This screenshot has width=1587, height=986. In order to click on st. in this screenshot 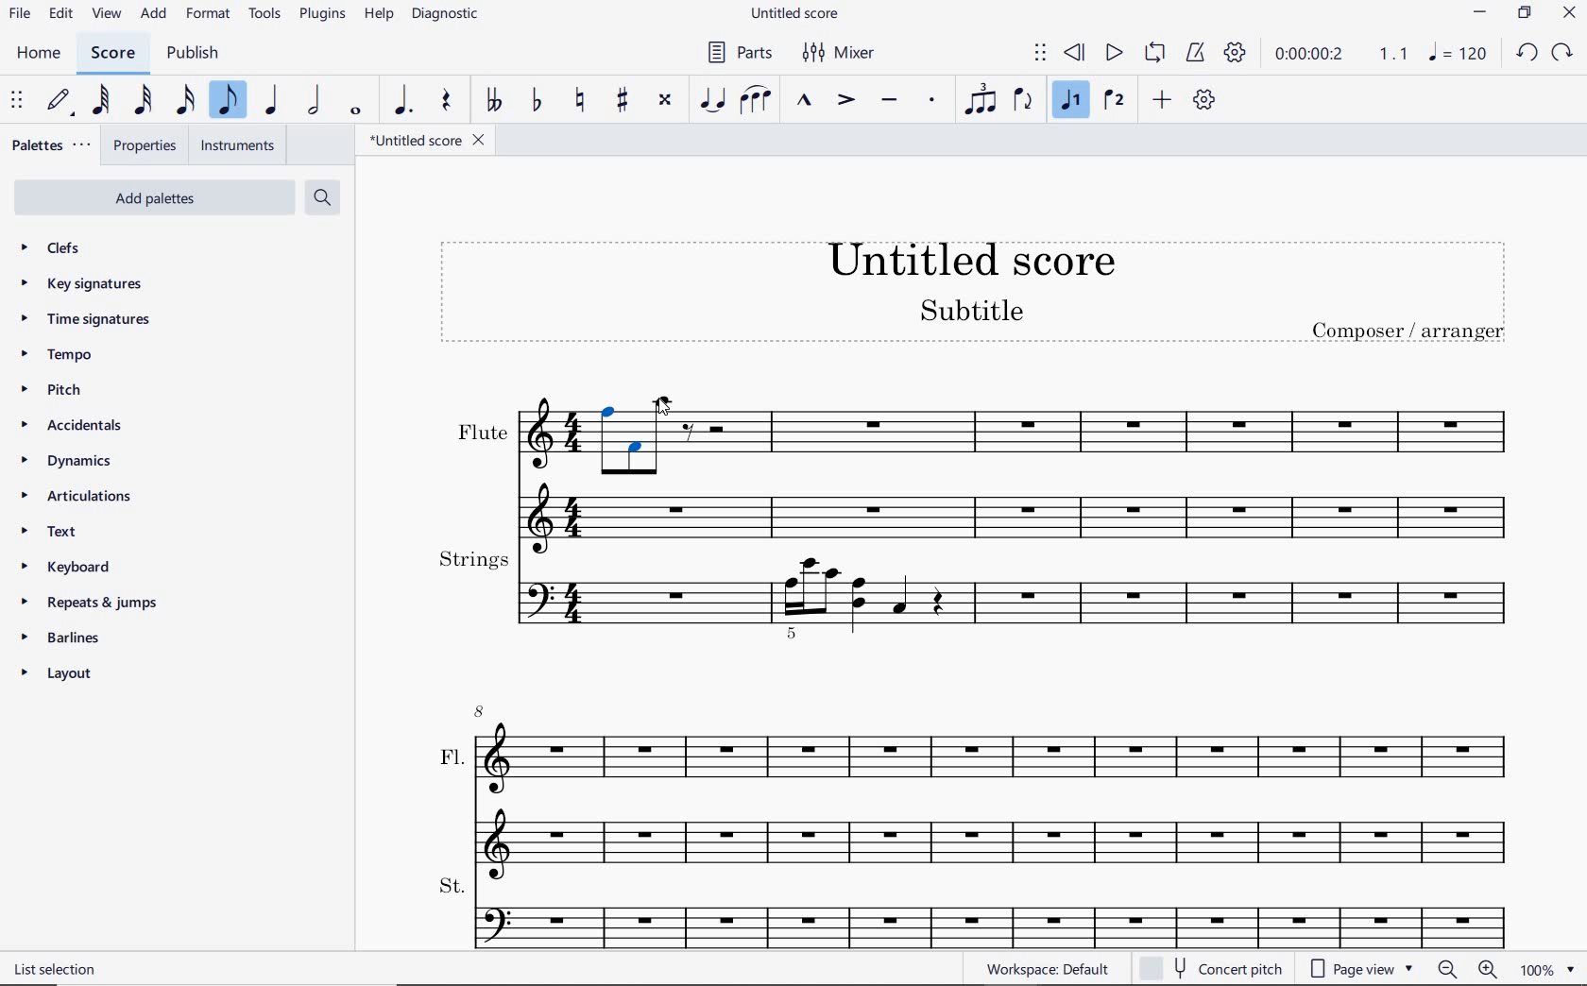, I will do `click(994, 909)`.